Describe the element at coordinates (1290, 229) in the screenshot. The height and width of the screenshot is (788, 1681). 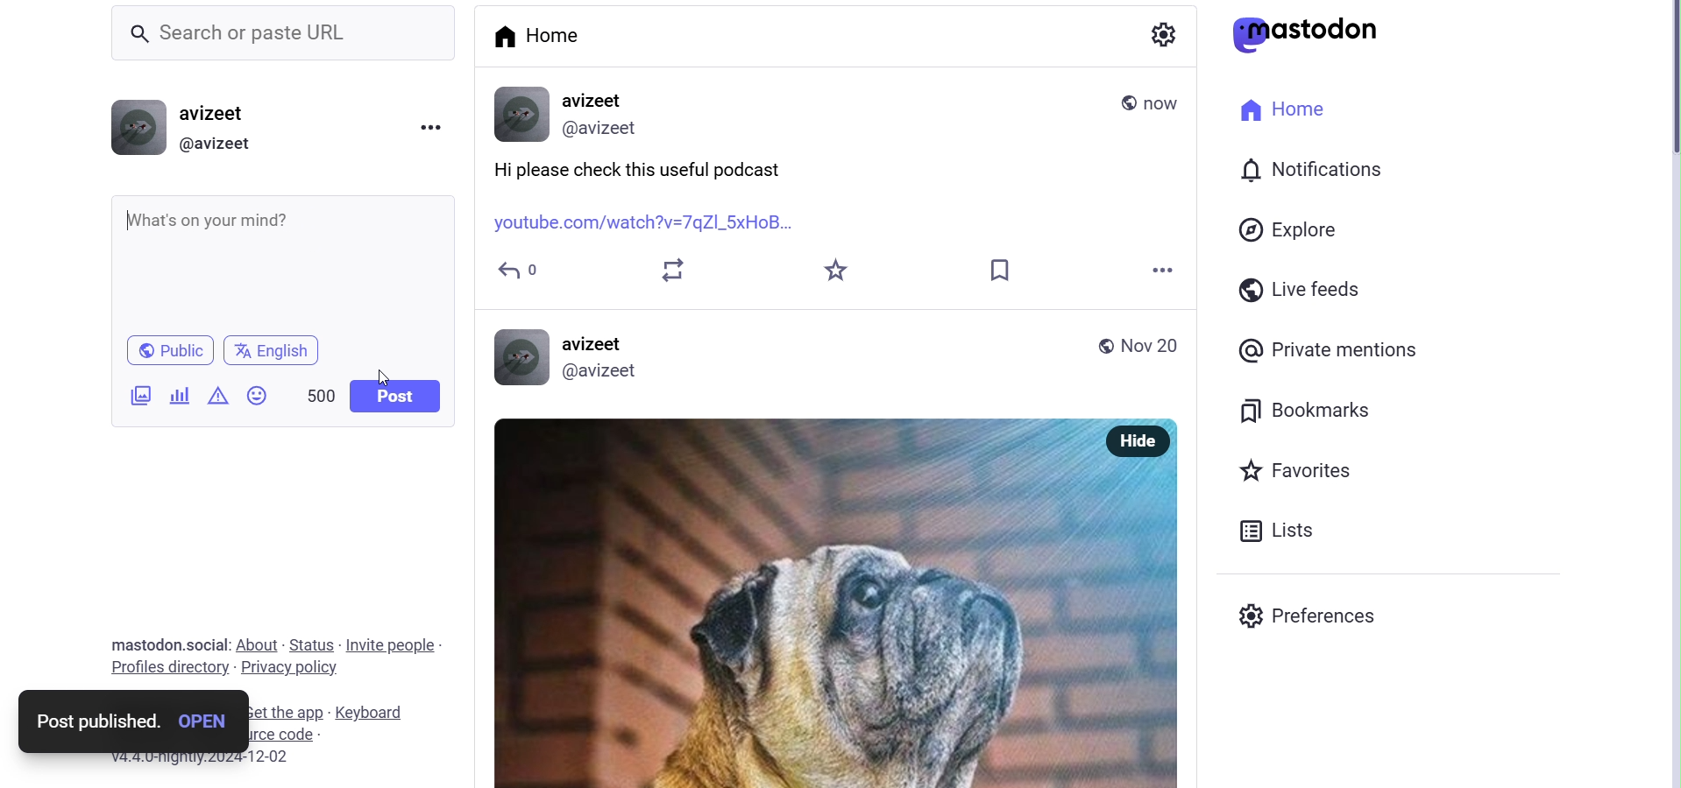
I see `explore` at that location.